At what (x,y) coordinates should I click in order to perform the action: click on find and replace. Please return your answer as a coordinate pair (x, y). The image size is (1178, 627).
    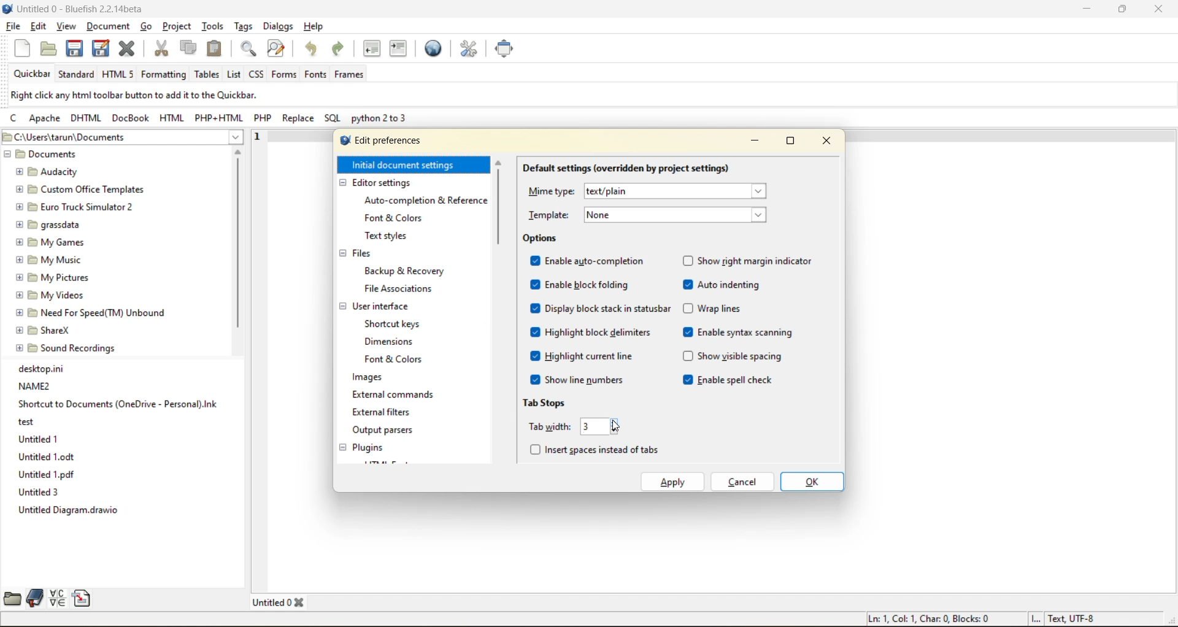
    Looking at the image, I should click on (277, 49).